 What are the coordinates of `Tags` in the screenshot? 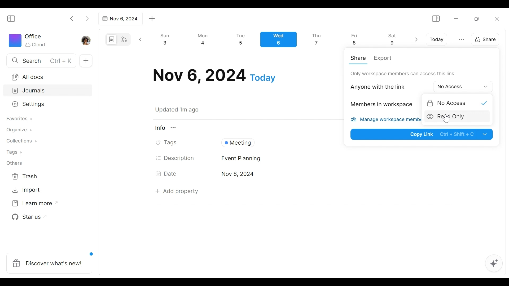 It's located at (168, 143).